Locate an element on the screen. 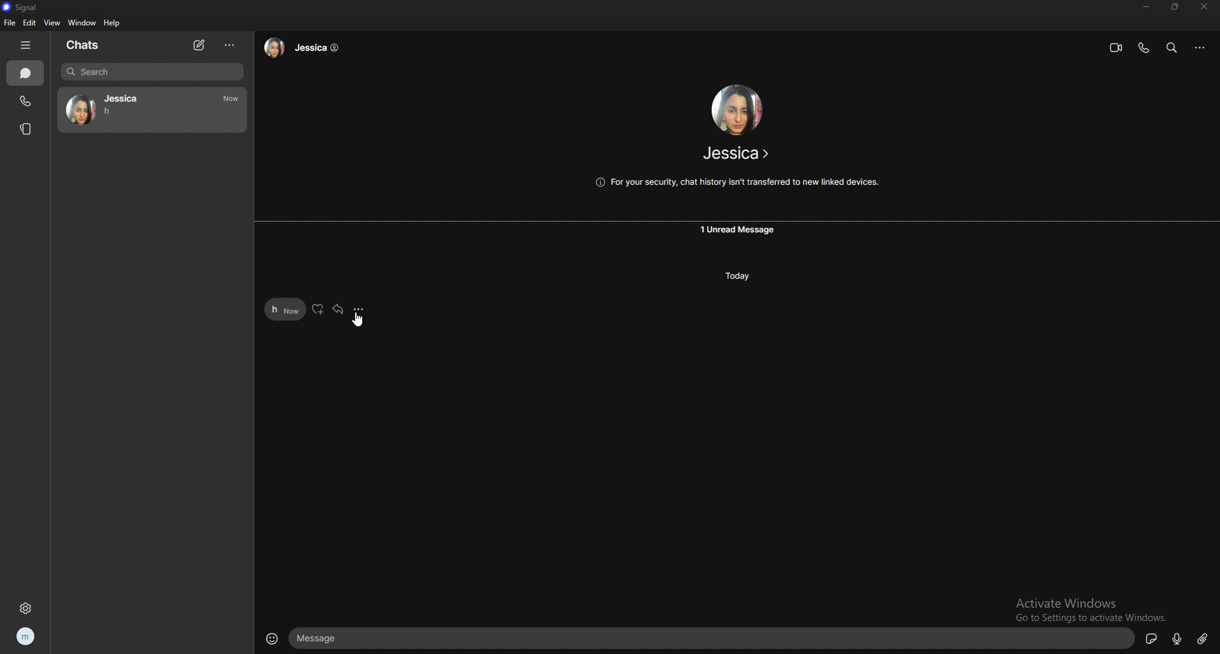  resize is located at coordinates (1174, 7).